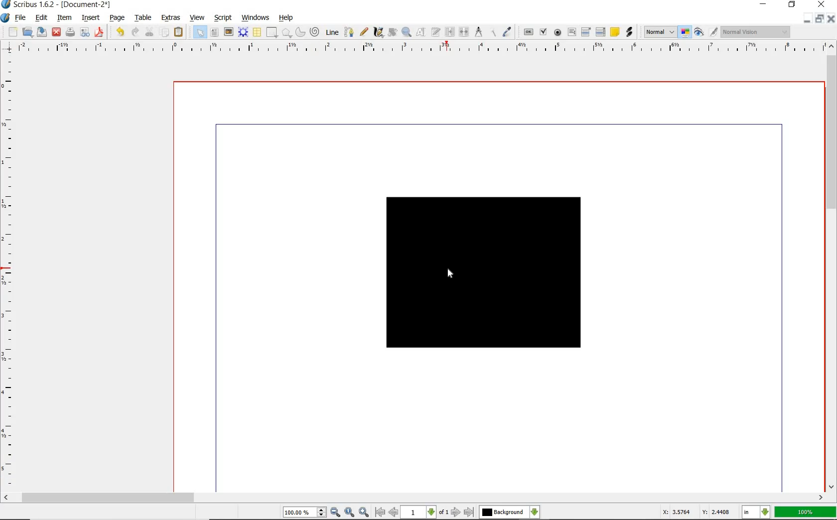 This screenshot has width=837, height=520. What do you see at coordinates (543, 32) in the screenshot?
I see `pdf check box` at bounding box center [543, 32].